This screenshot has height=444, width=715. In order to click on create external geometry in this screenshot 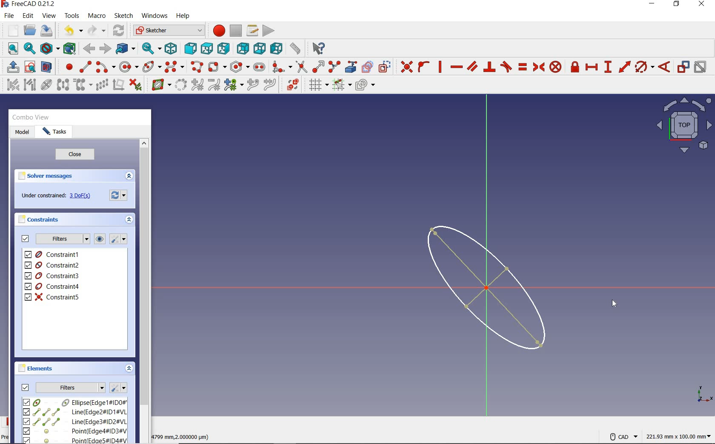, I will do `click(350, 67)`.